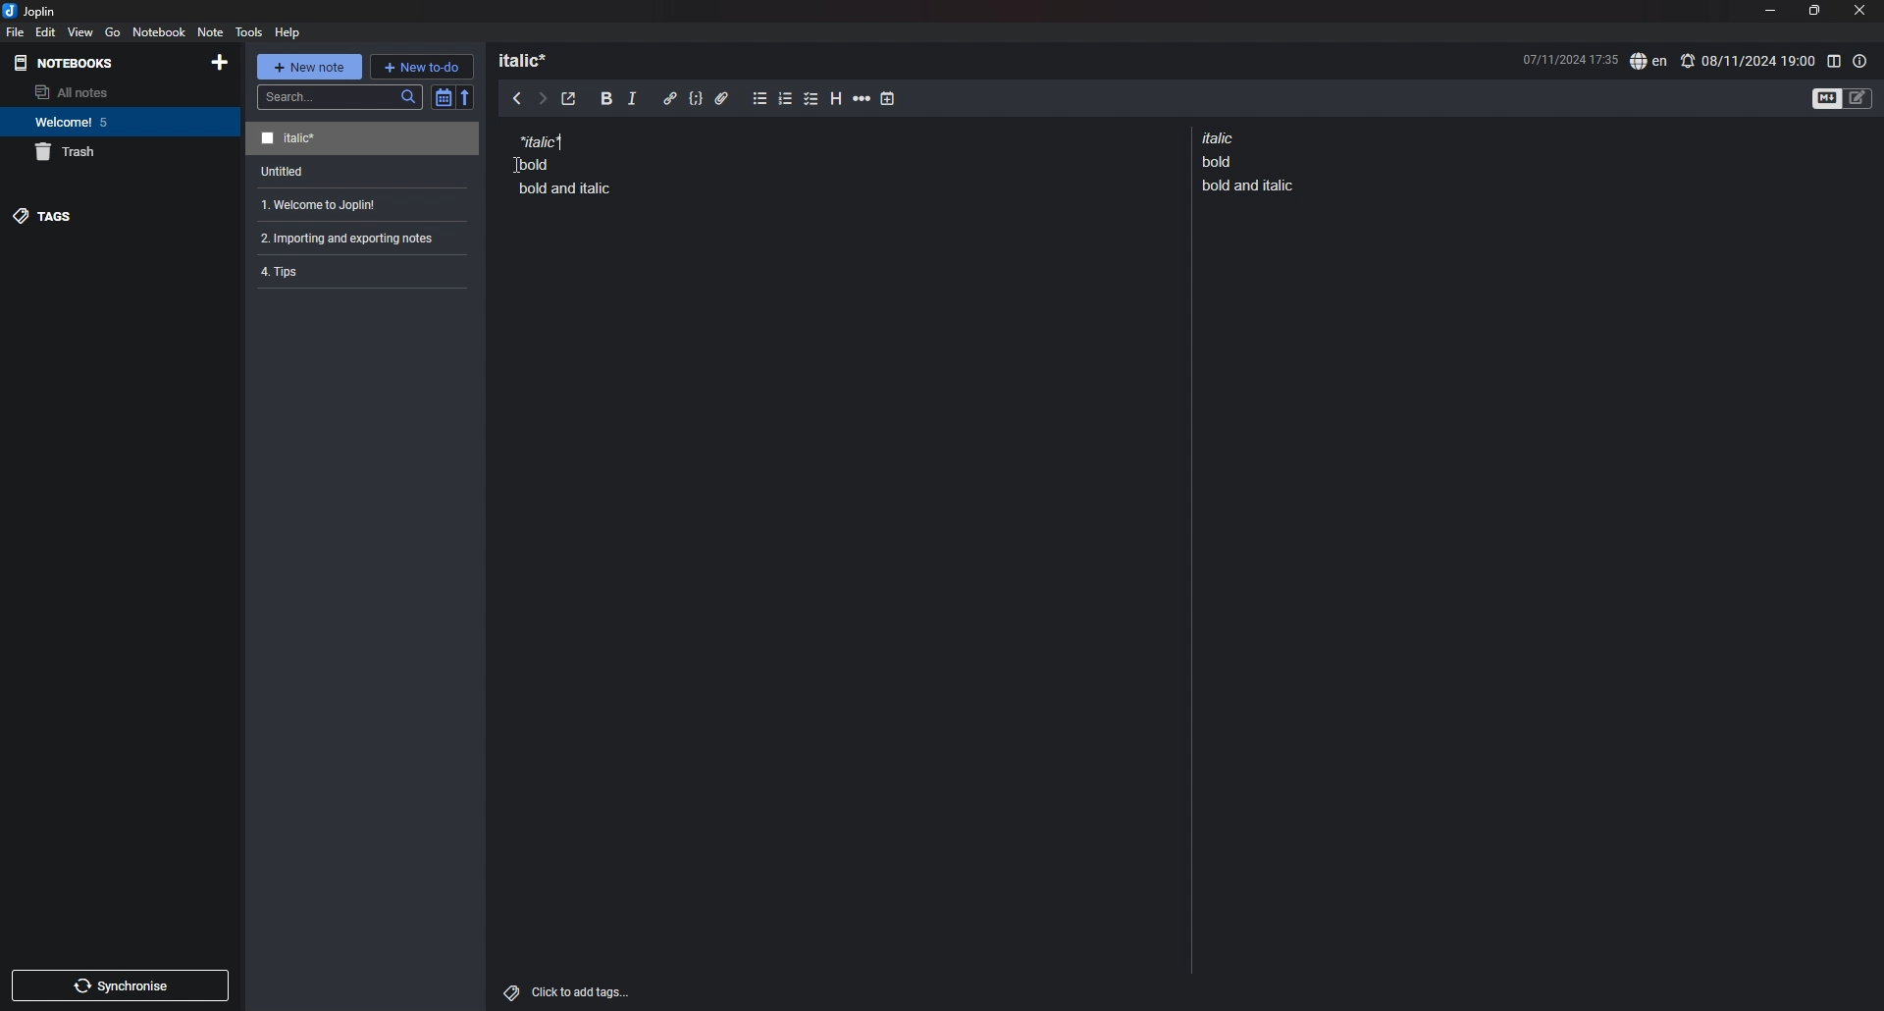 The height and width of the screenshot is (1011, 1884). I want to click on date and time, so click(1569, 58).